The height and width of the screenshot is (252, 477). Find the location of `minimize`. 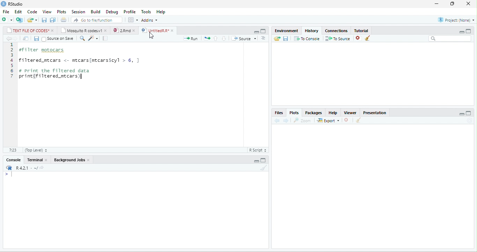

minimize is located at coordinates (462, 114).